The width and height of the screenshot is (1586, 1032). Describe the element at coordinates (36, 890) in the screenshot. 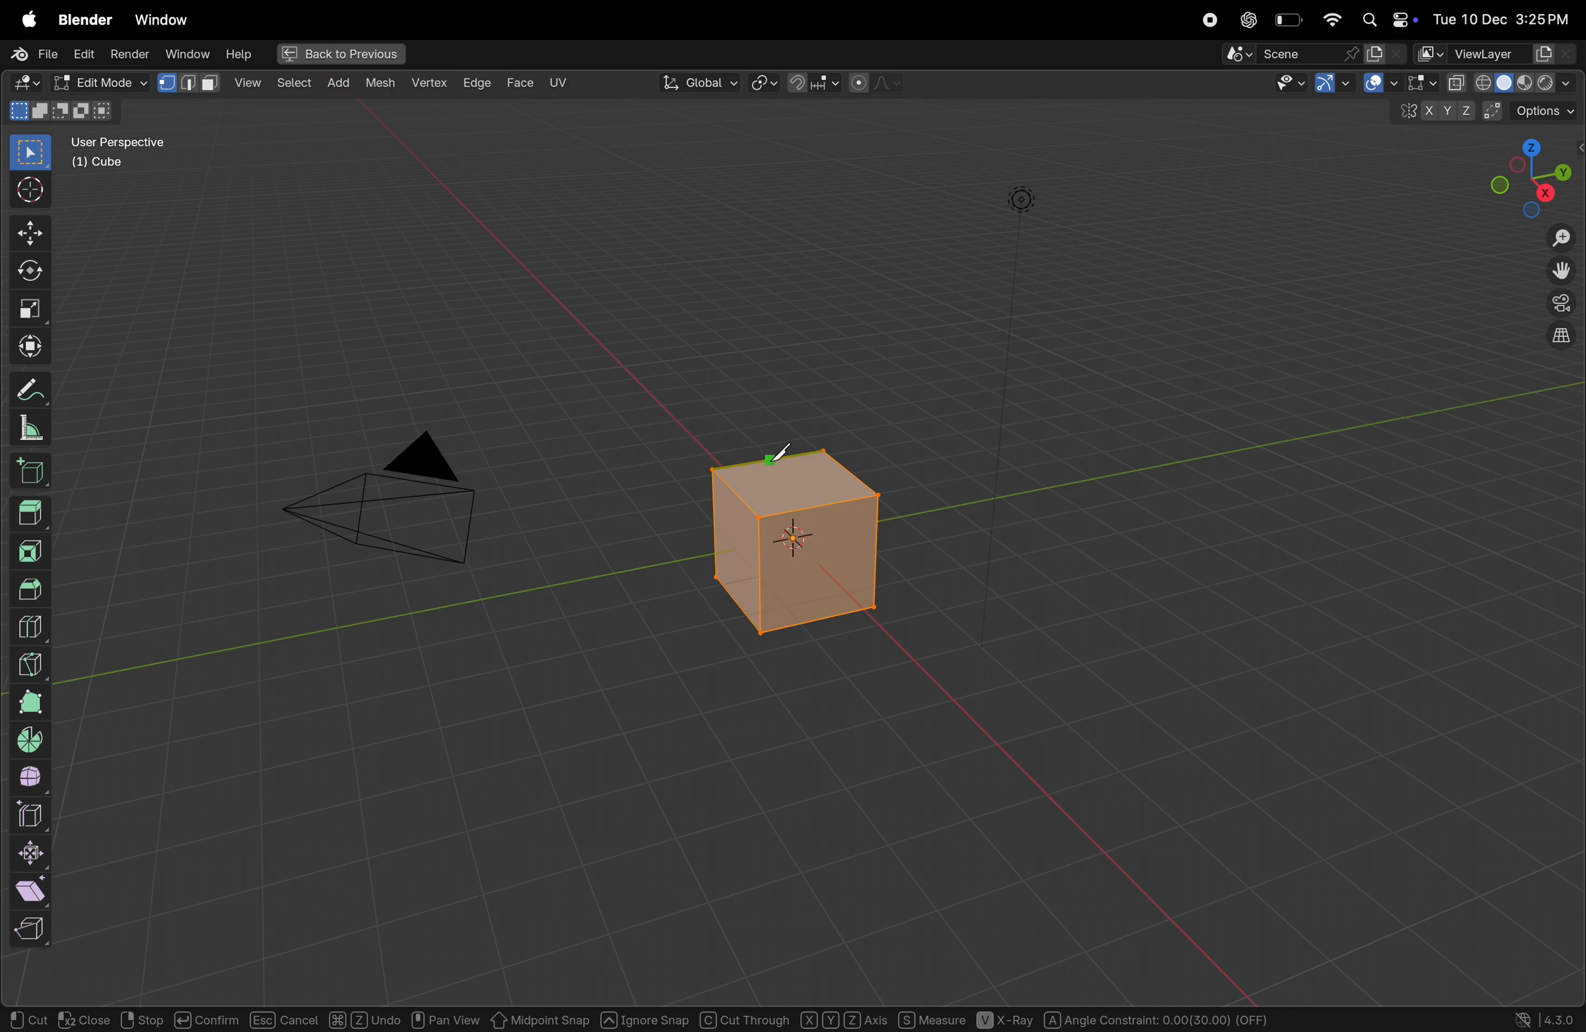

I see `sheer` at that location.